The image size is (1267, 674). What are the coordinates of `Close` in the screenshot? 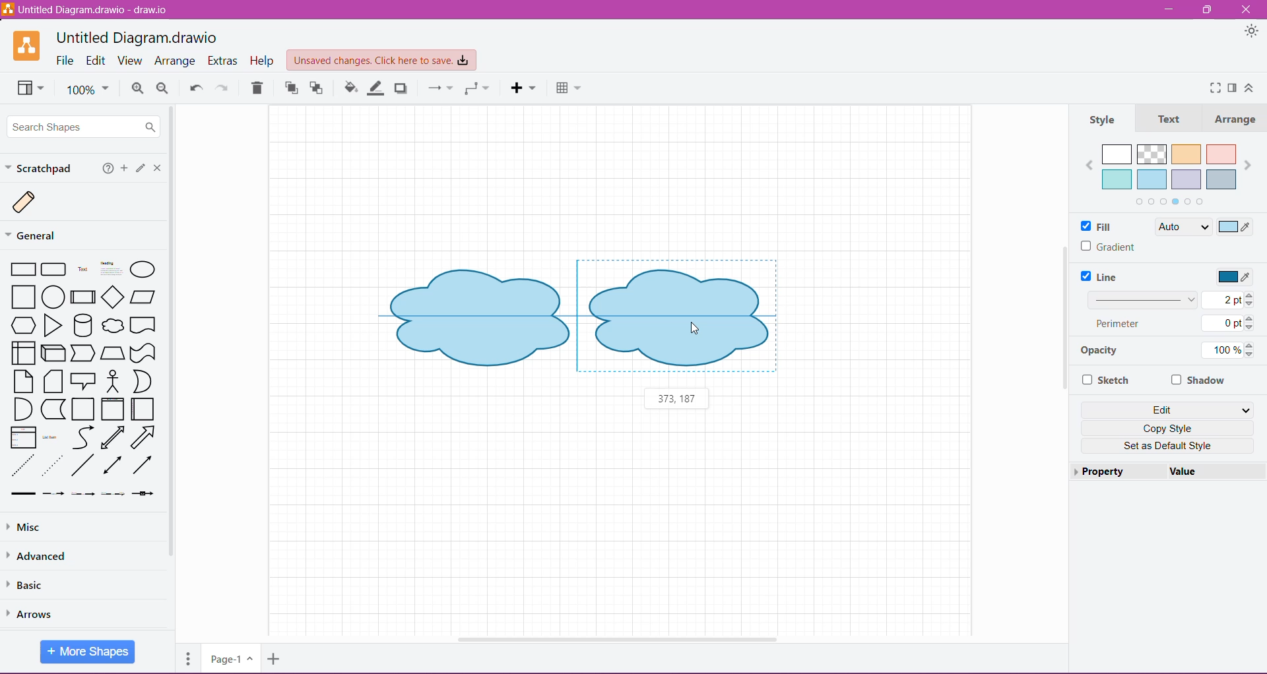 It's located at (160, 169).